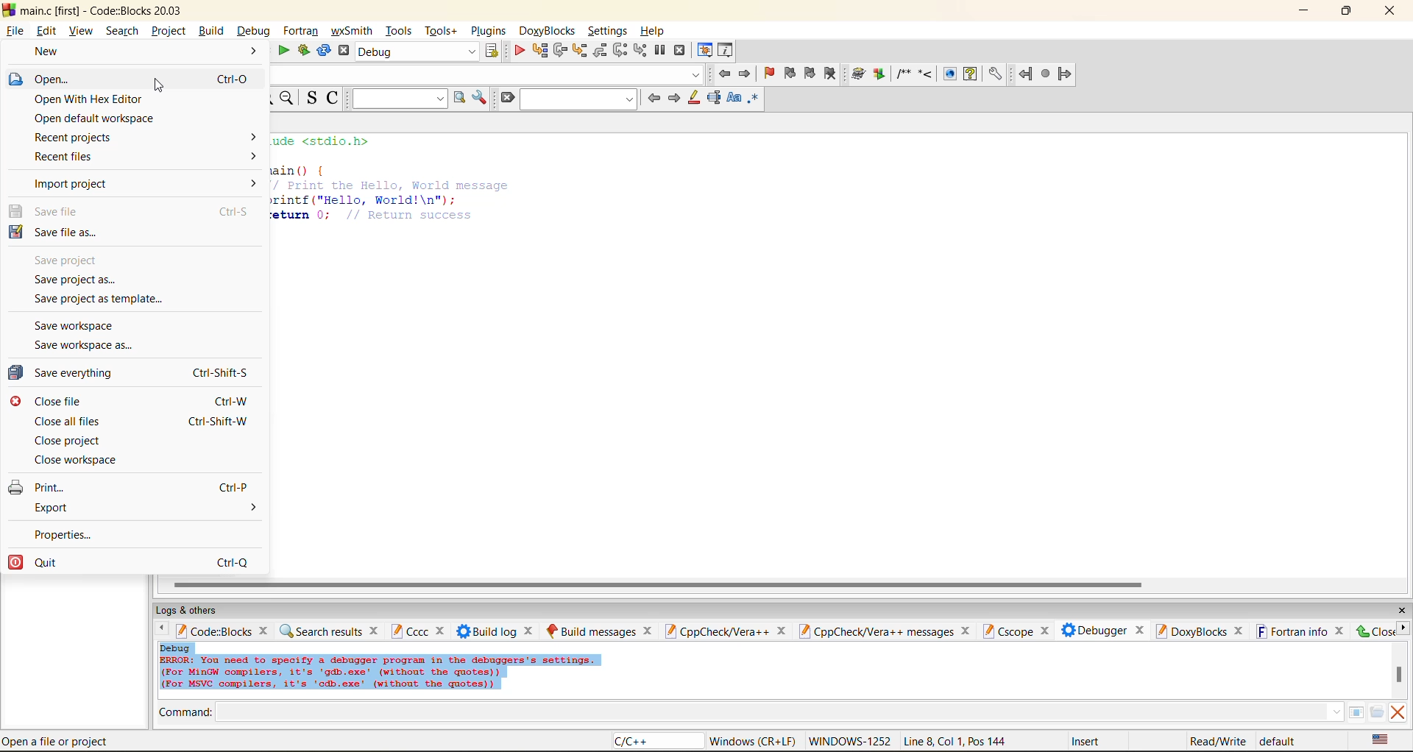  What do you see at coordinates (726, 51) in the screenshot?
I see `various info` at bounding box center [726, 51].